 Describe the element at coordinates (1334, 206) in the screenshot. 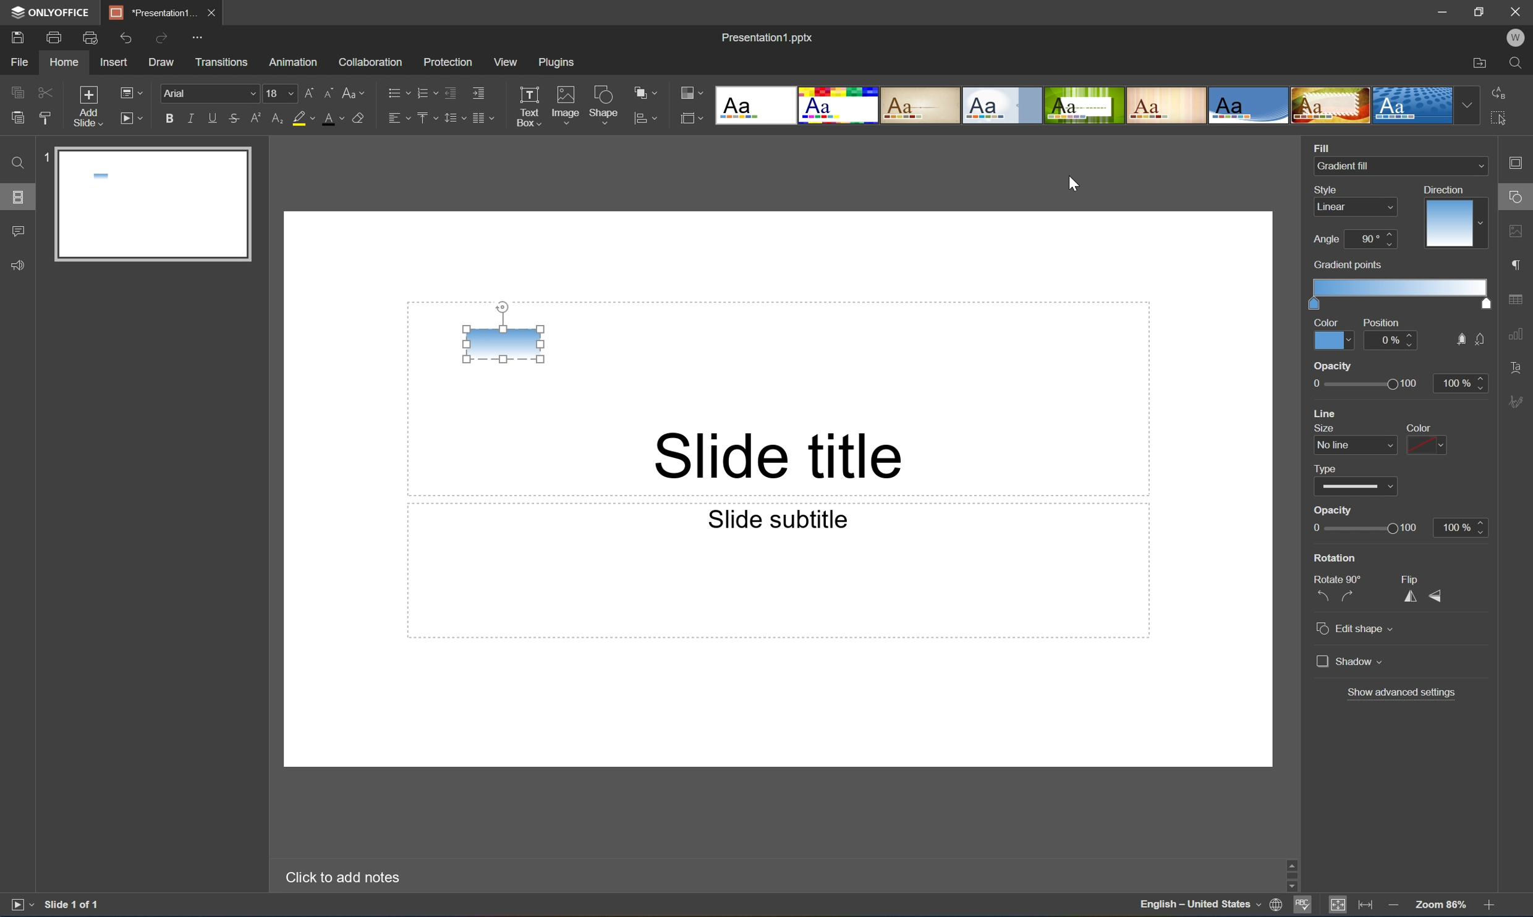

I see `Linear` at that location.